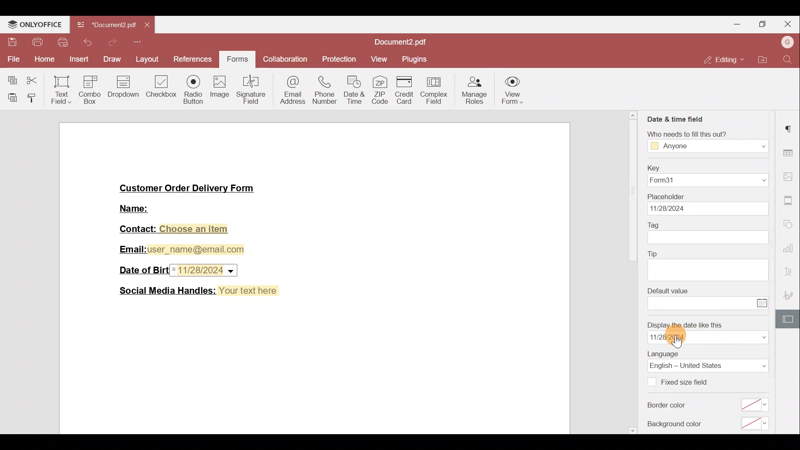 This screenshot has width=800, height=450. Describe the element at coordinates (193, 87) in the screenshot. I see `Radio button` at that location.